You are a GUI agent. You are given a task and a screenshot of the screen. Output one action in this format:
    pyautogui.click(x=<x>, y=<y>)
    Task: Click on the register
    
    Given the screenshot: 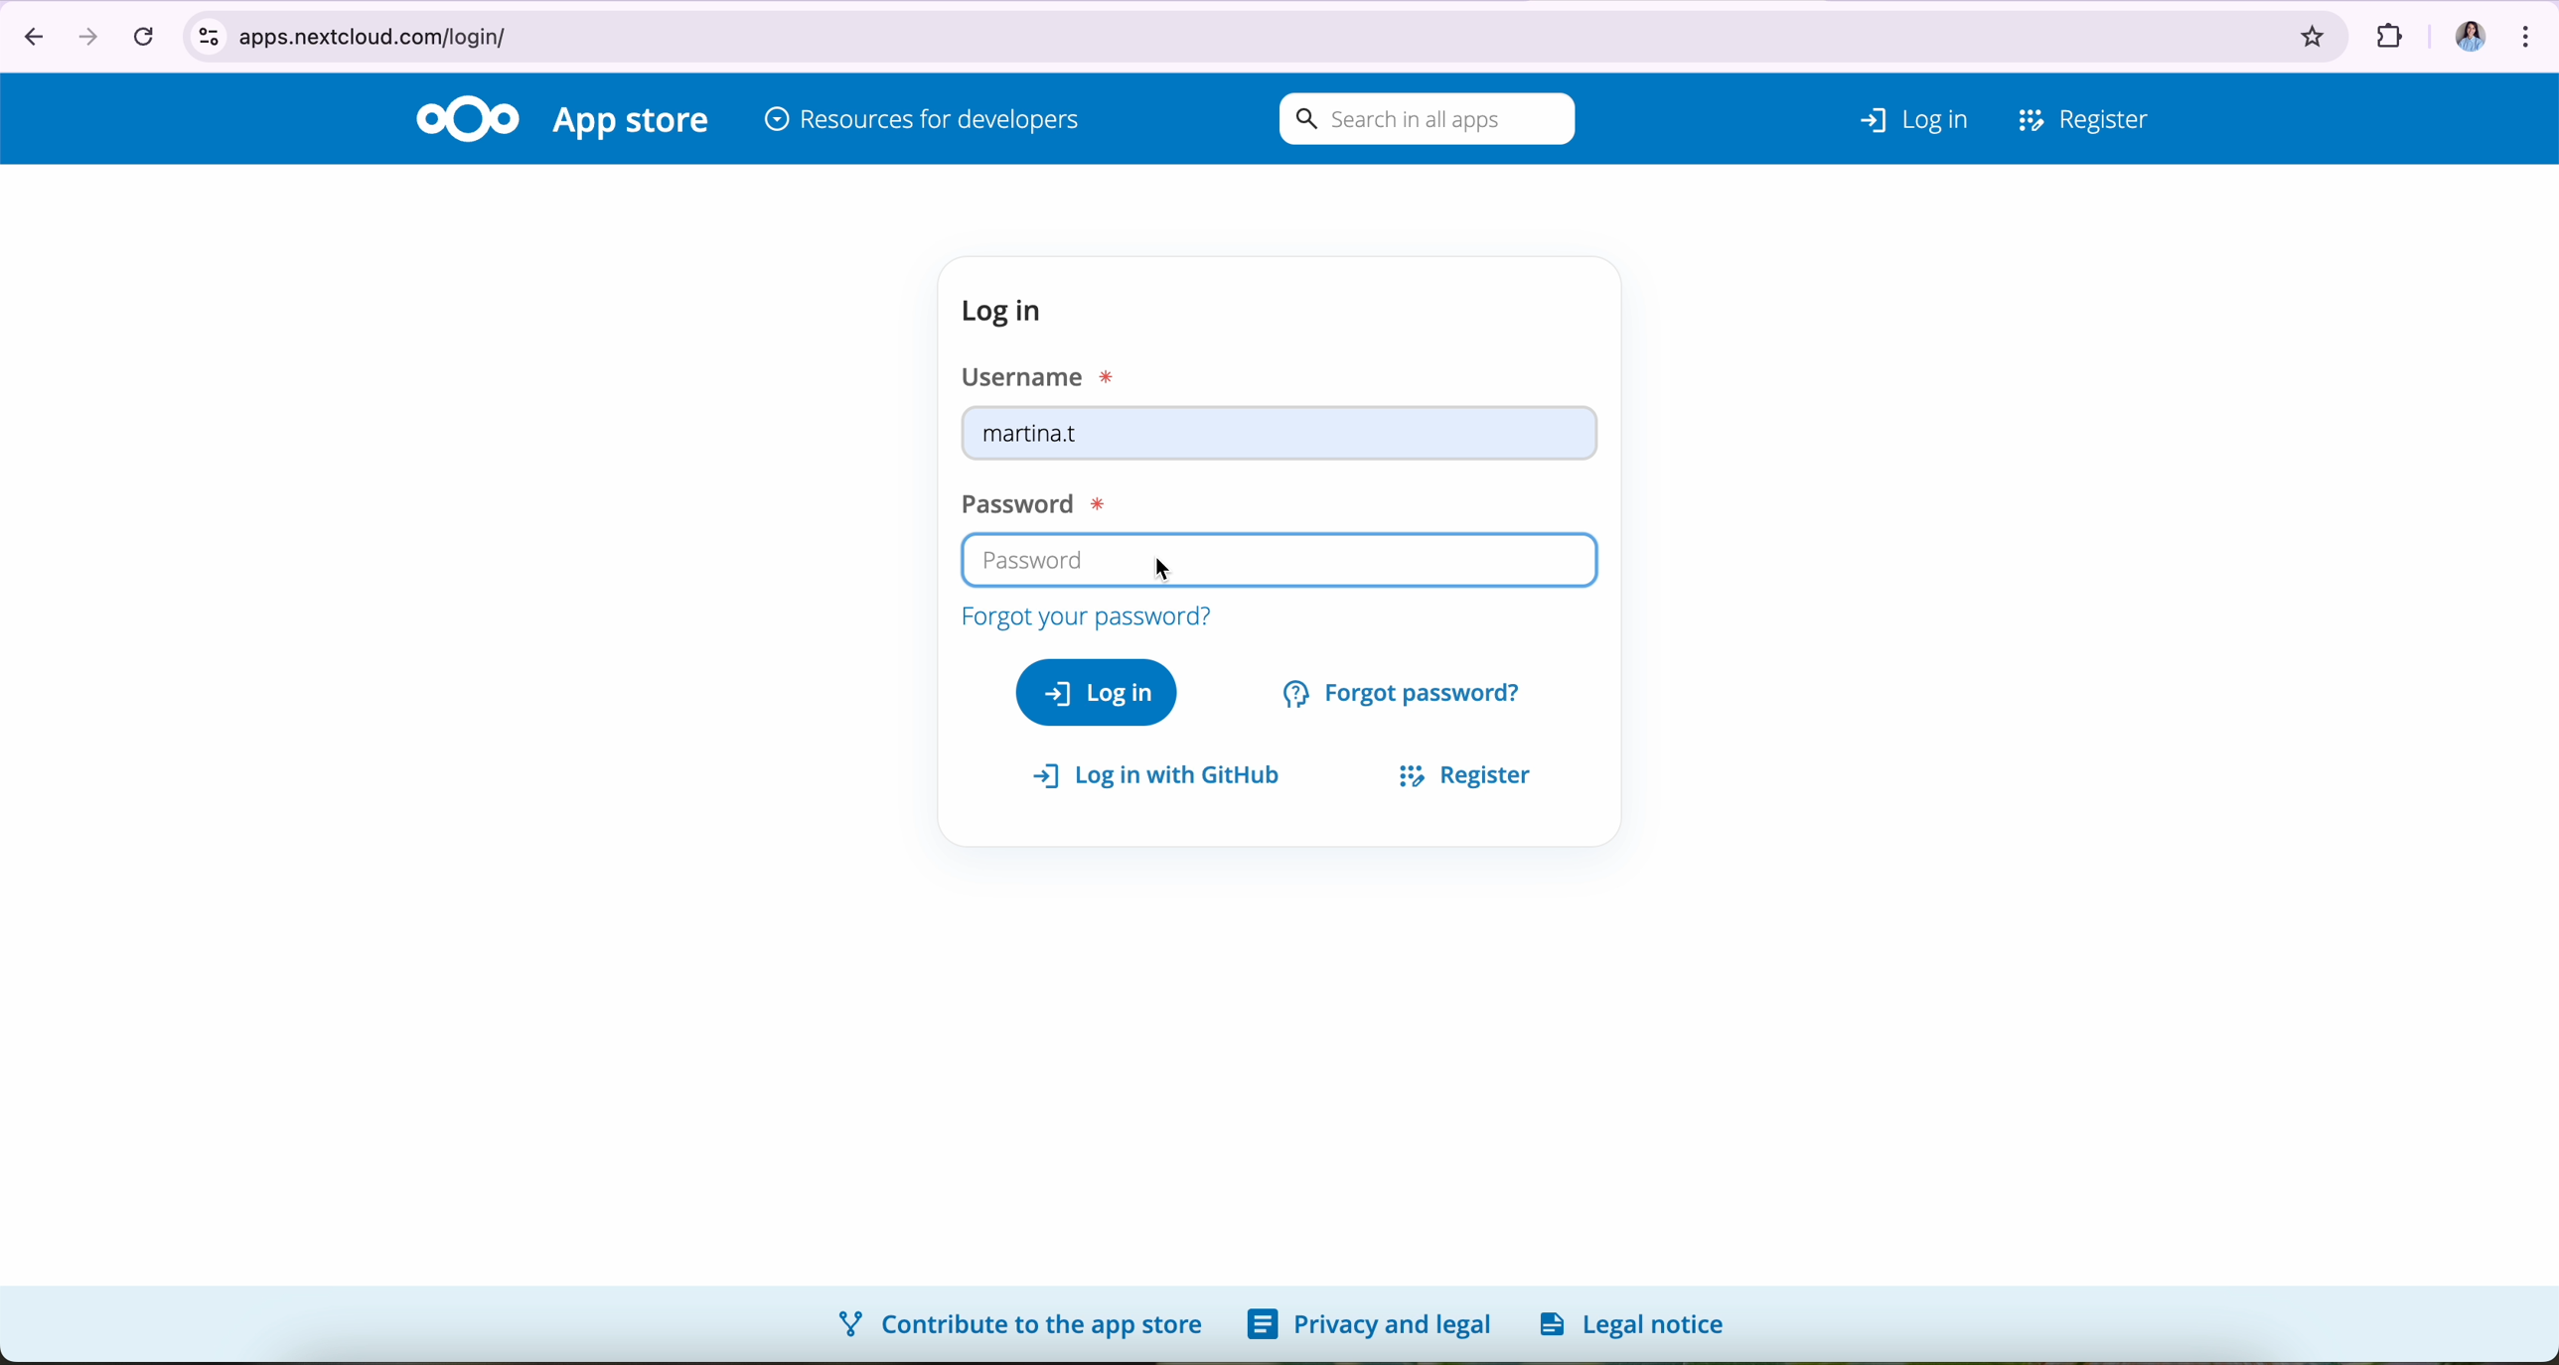 What is the action you would take?
    pyautogui.click(x=2085, y=115)
    